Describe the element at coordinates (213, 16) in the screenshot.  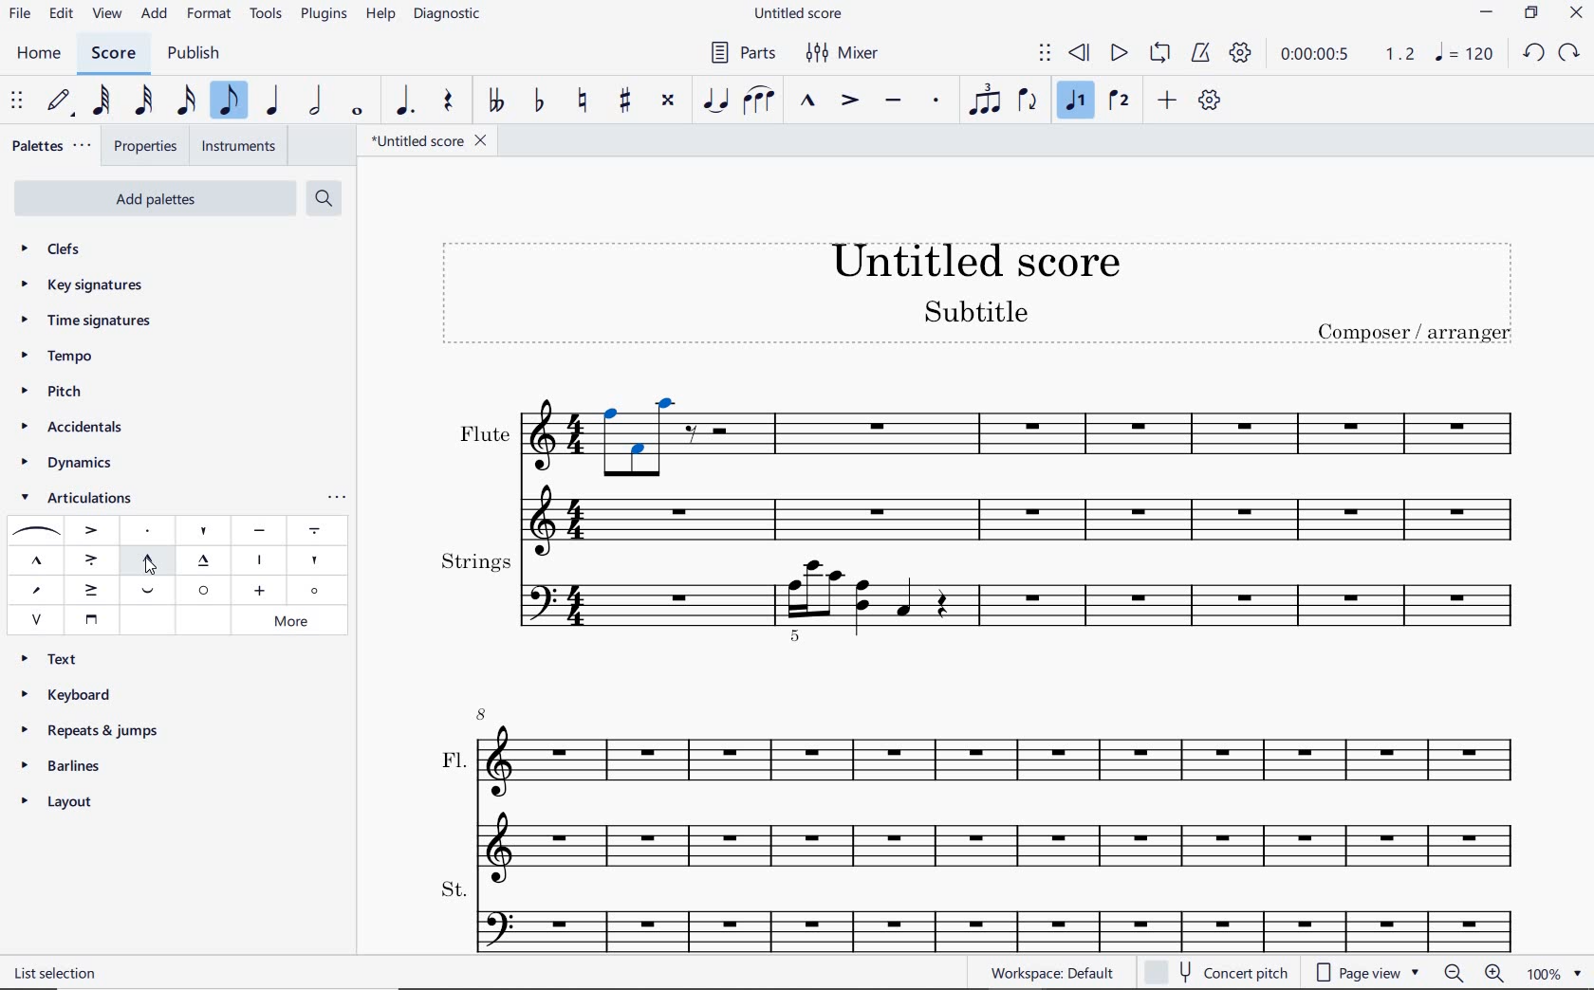
I see `FORMAT` at that location.